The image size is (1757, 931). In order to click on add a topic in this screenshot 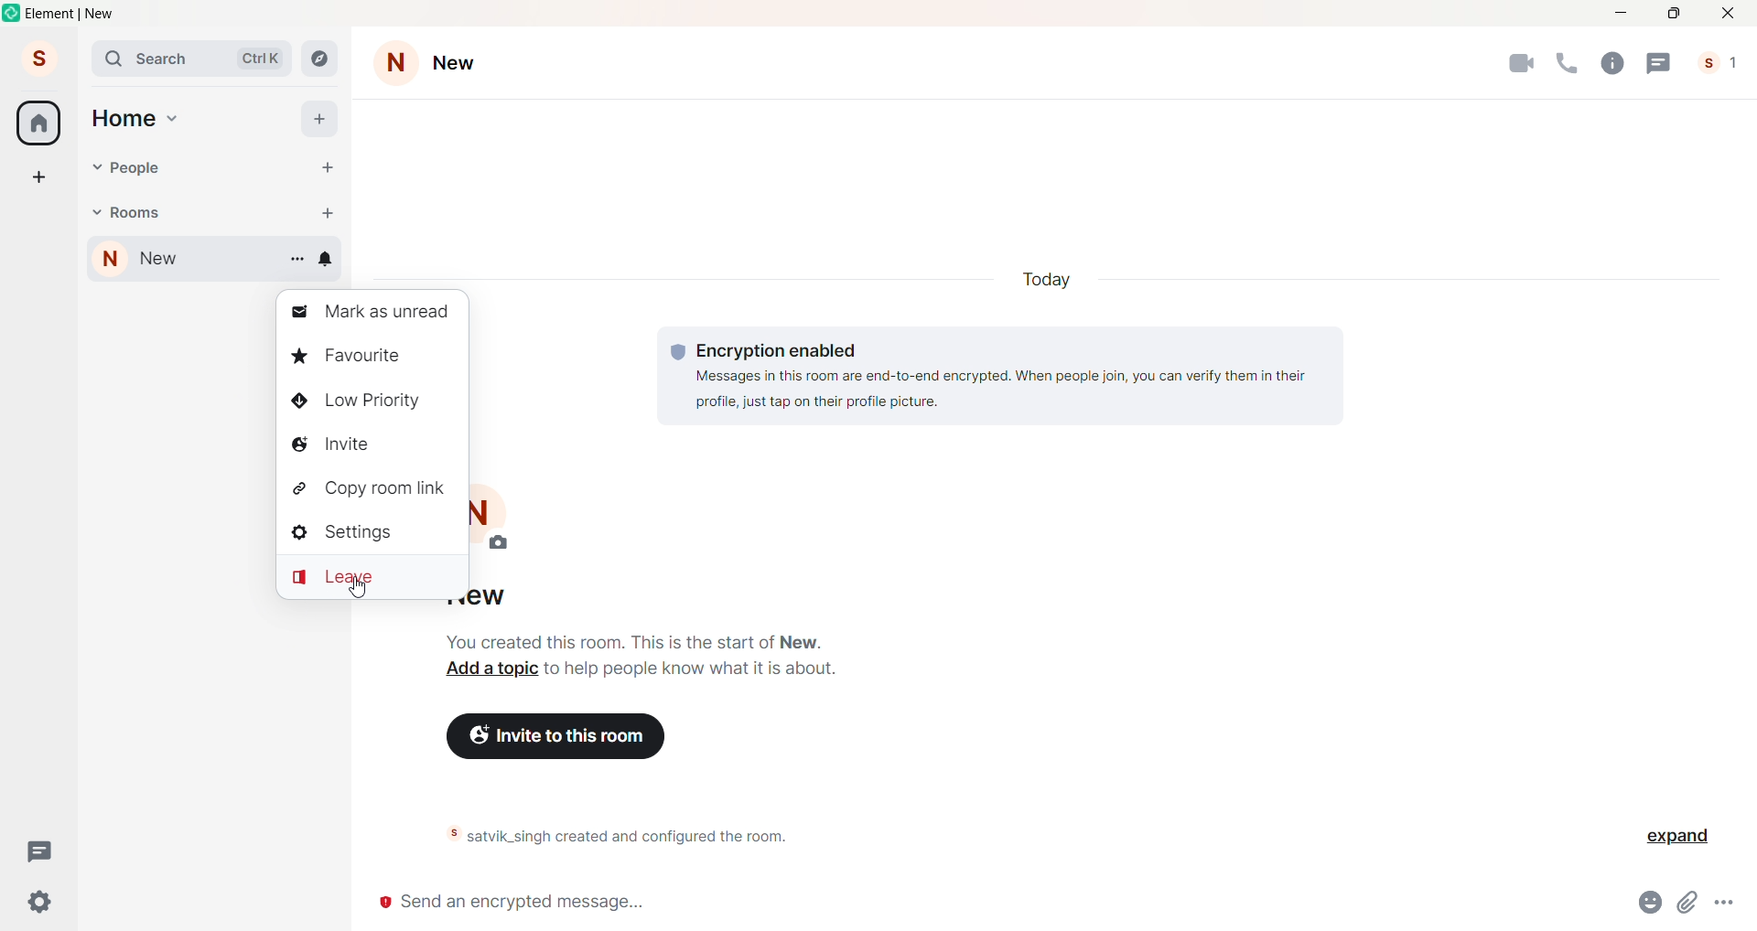, I will do `click(490, 670)`.